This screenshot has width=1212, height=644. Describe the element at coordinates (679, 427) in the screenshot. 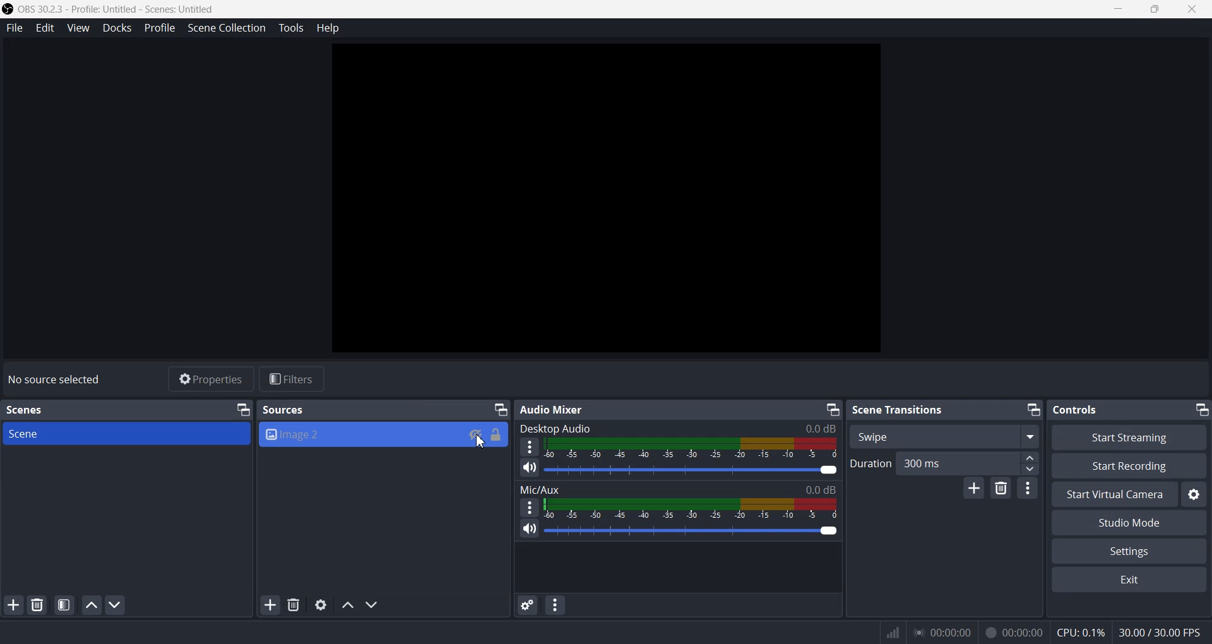

I see `Desktop Audio` at that location.